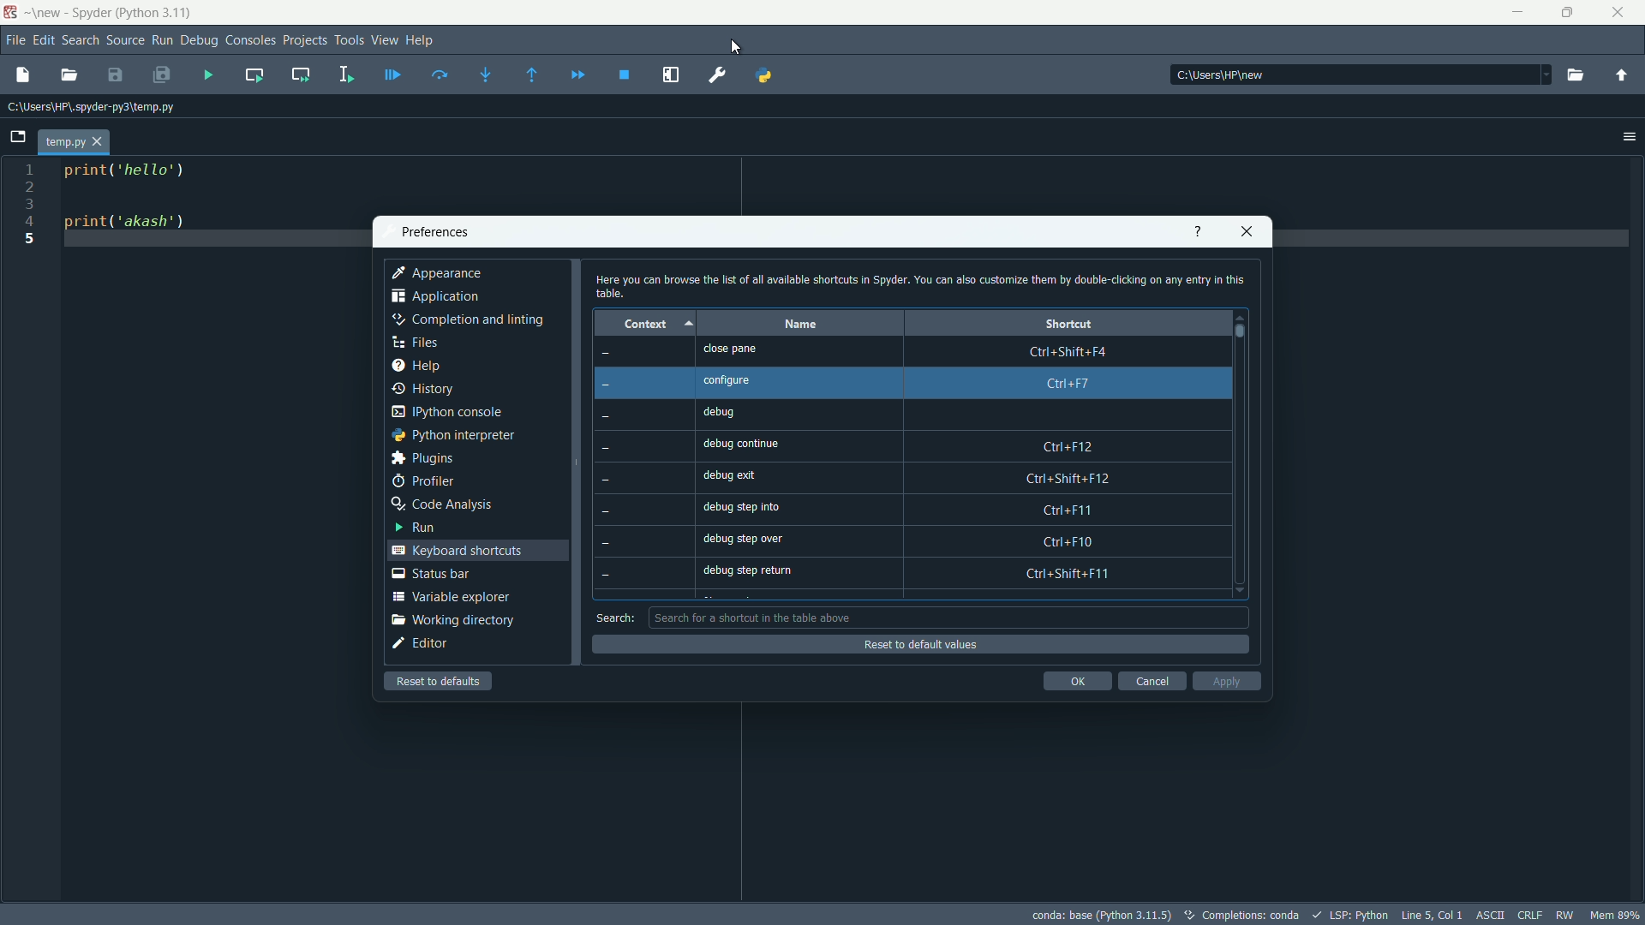 The height and width of the screenshot is (925, 1645). I want to click on debug, so click(924, 415).